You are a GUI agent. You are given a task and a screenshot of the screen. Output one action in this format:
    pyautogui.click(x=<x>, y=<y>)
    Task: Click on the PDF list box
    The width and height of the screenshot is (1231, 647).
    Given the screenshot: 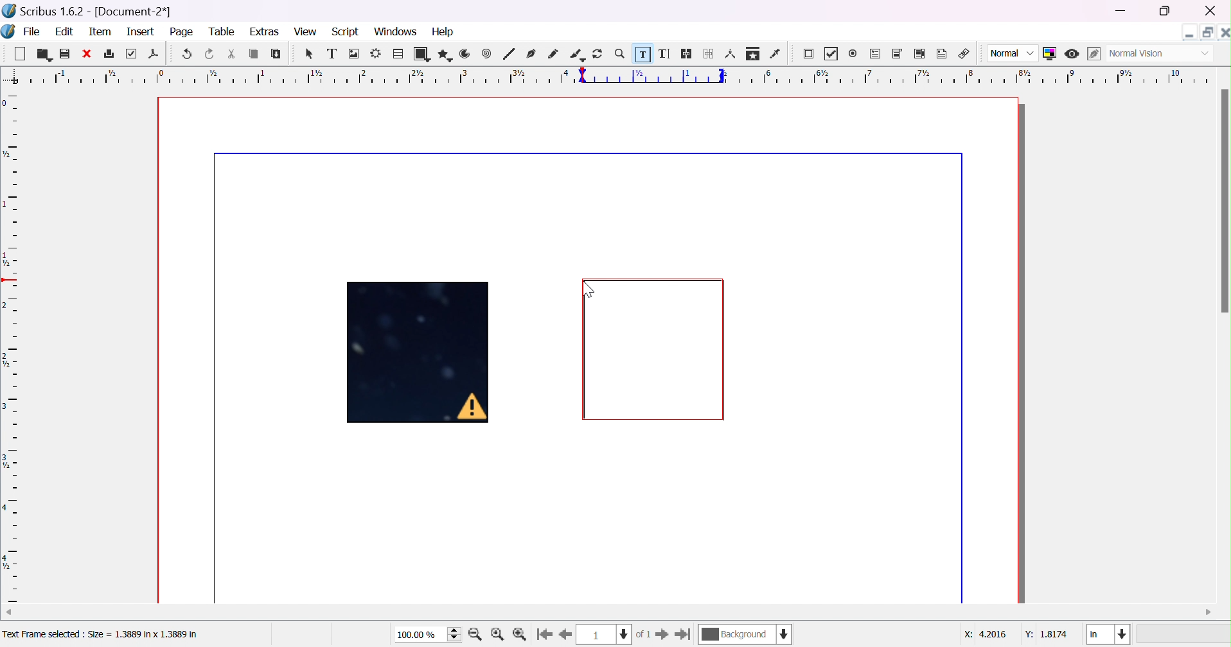 What is the action you would take?
    pyautogui.click(x=918, y=53)
    